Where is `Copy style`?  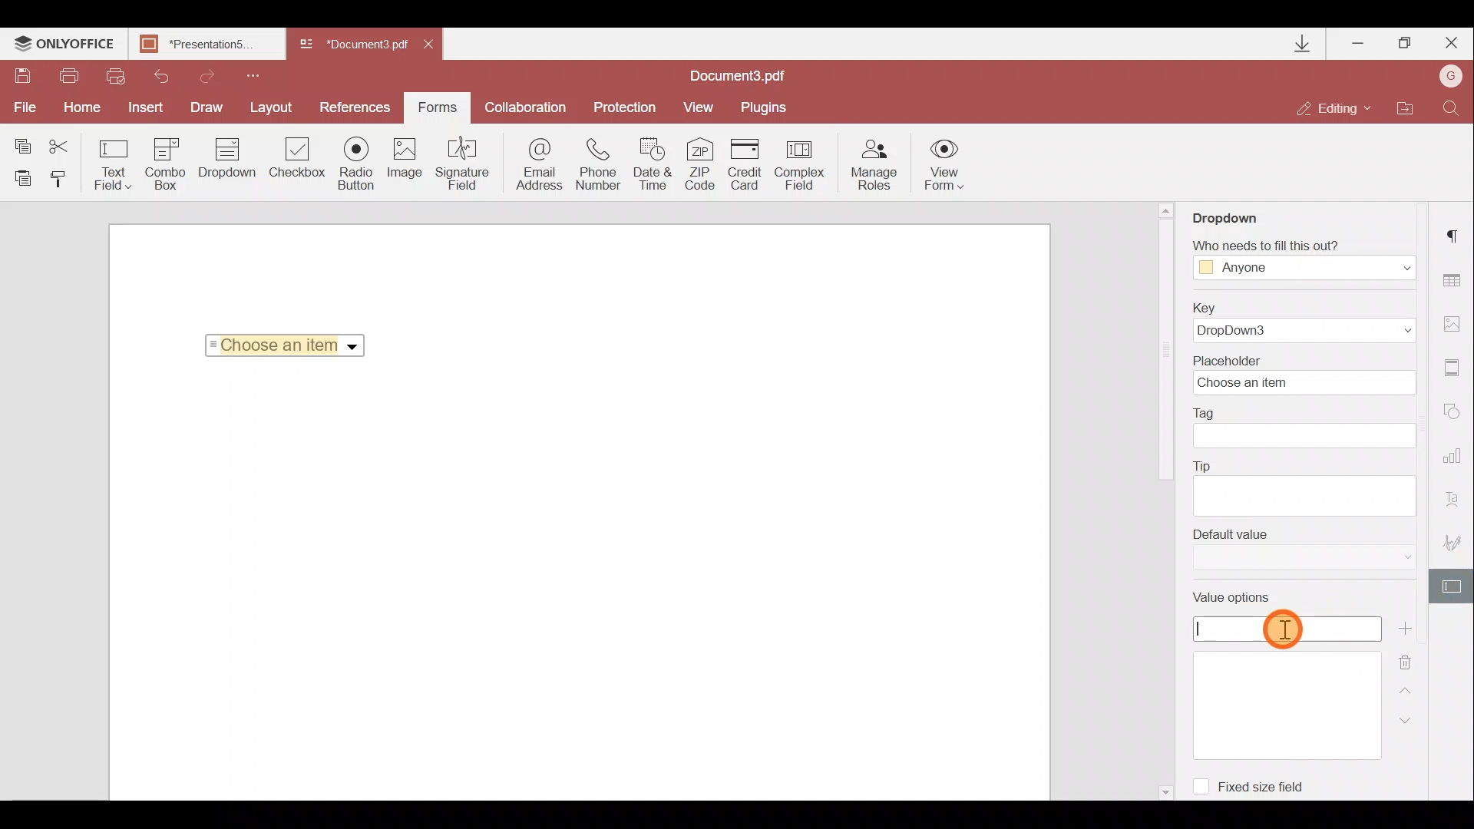
Copy style is located at coordinates (64, 183).